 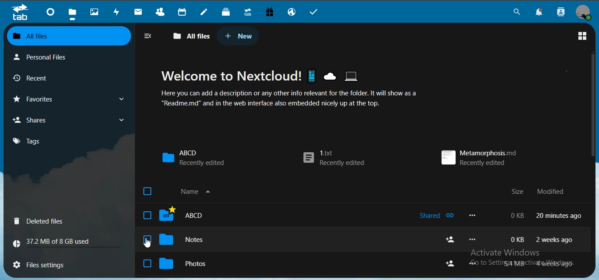 What do you see at coordinates (161, 11) in the screenshot?
I see `contacts` at bounding box center [161, 11].